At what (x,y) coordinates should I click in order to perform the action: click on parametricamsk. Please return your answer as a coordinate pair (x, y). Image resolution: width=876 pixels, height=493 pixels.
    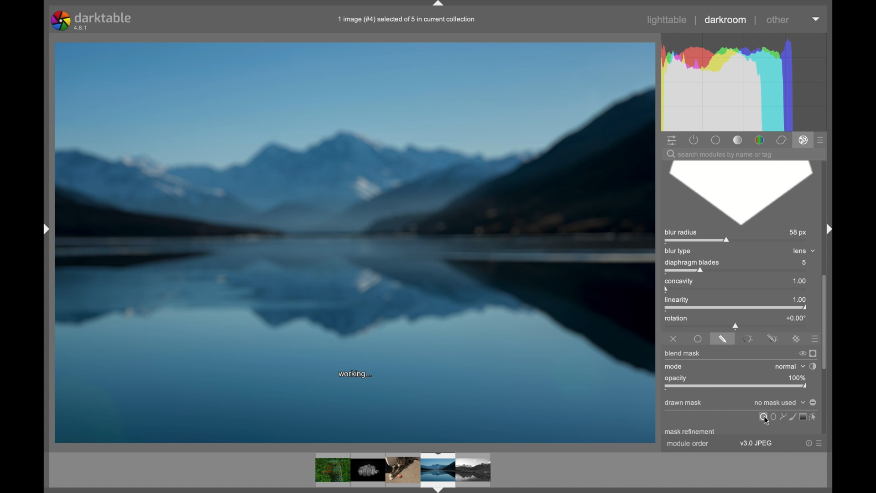
    Looking at the image, I should click on (747, 338).